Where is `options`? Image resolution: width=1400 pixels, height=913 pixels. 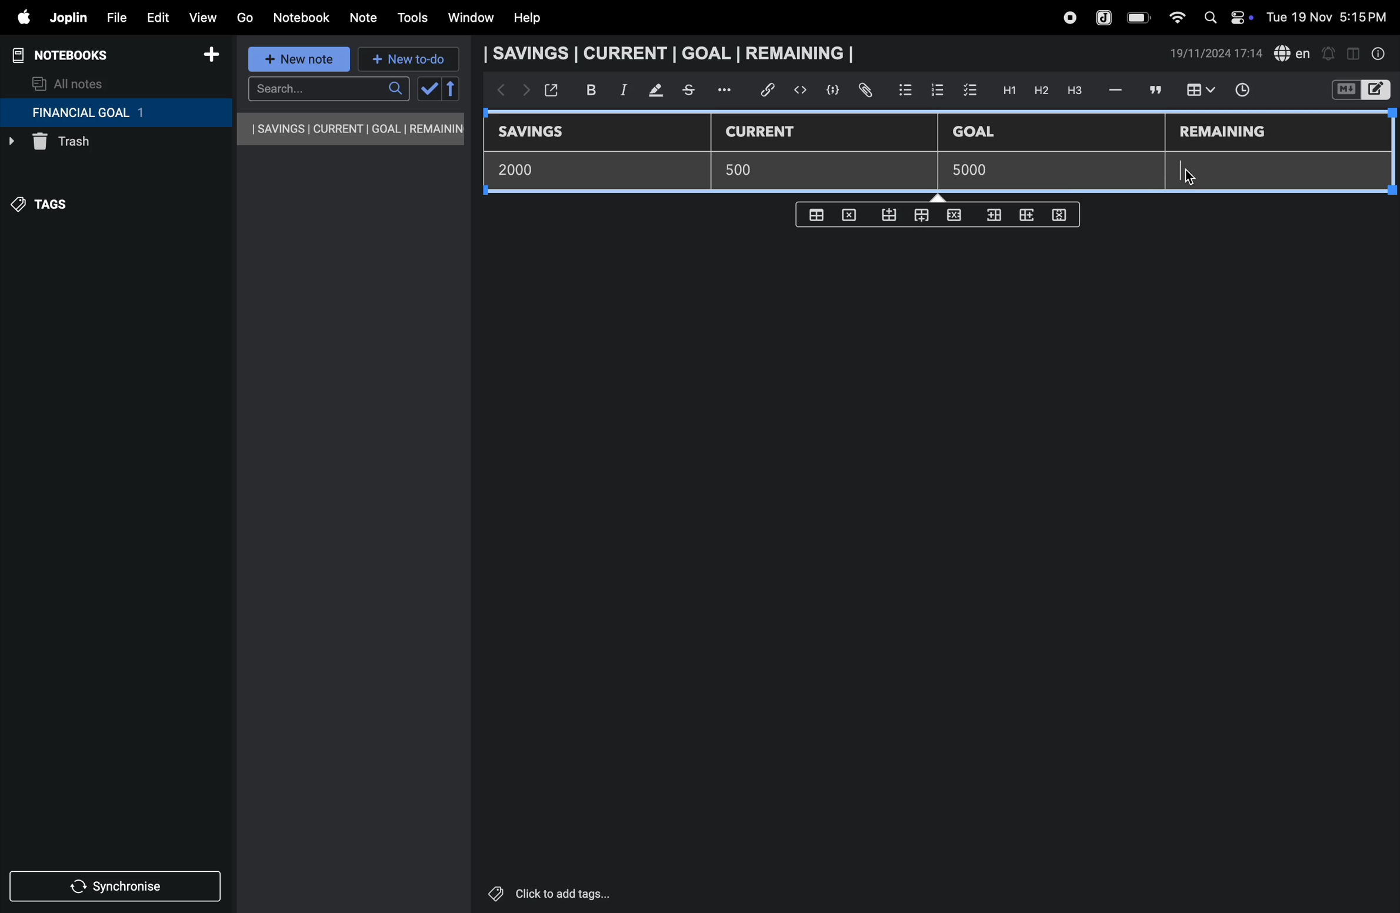 options is located at coordinates (726, 90).